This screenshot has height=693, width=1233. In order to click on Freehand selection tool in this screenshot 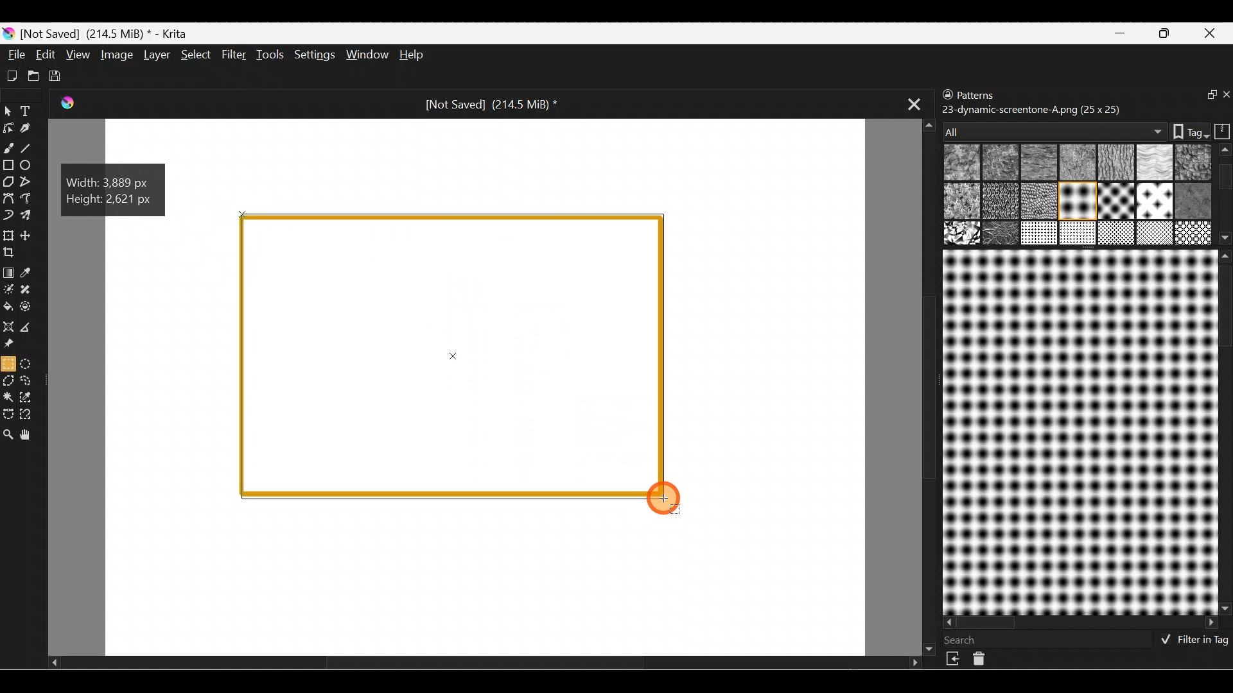, I will do `click(30, 381)`.